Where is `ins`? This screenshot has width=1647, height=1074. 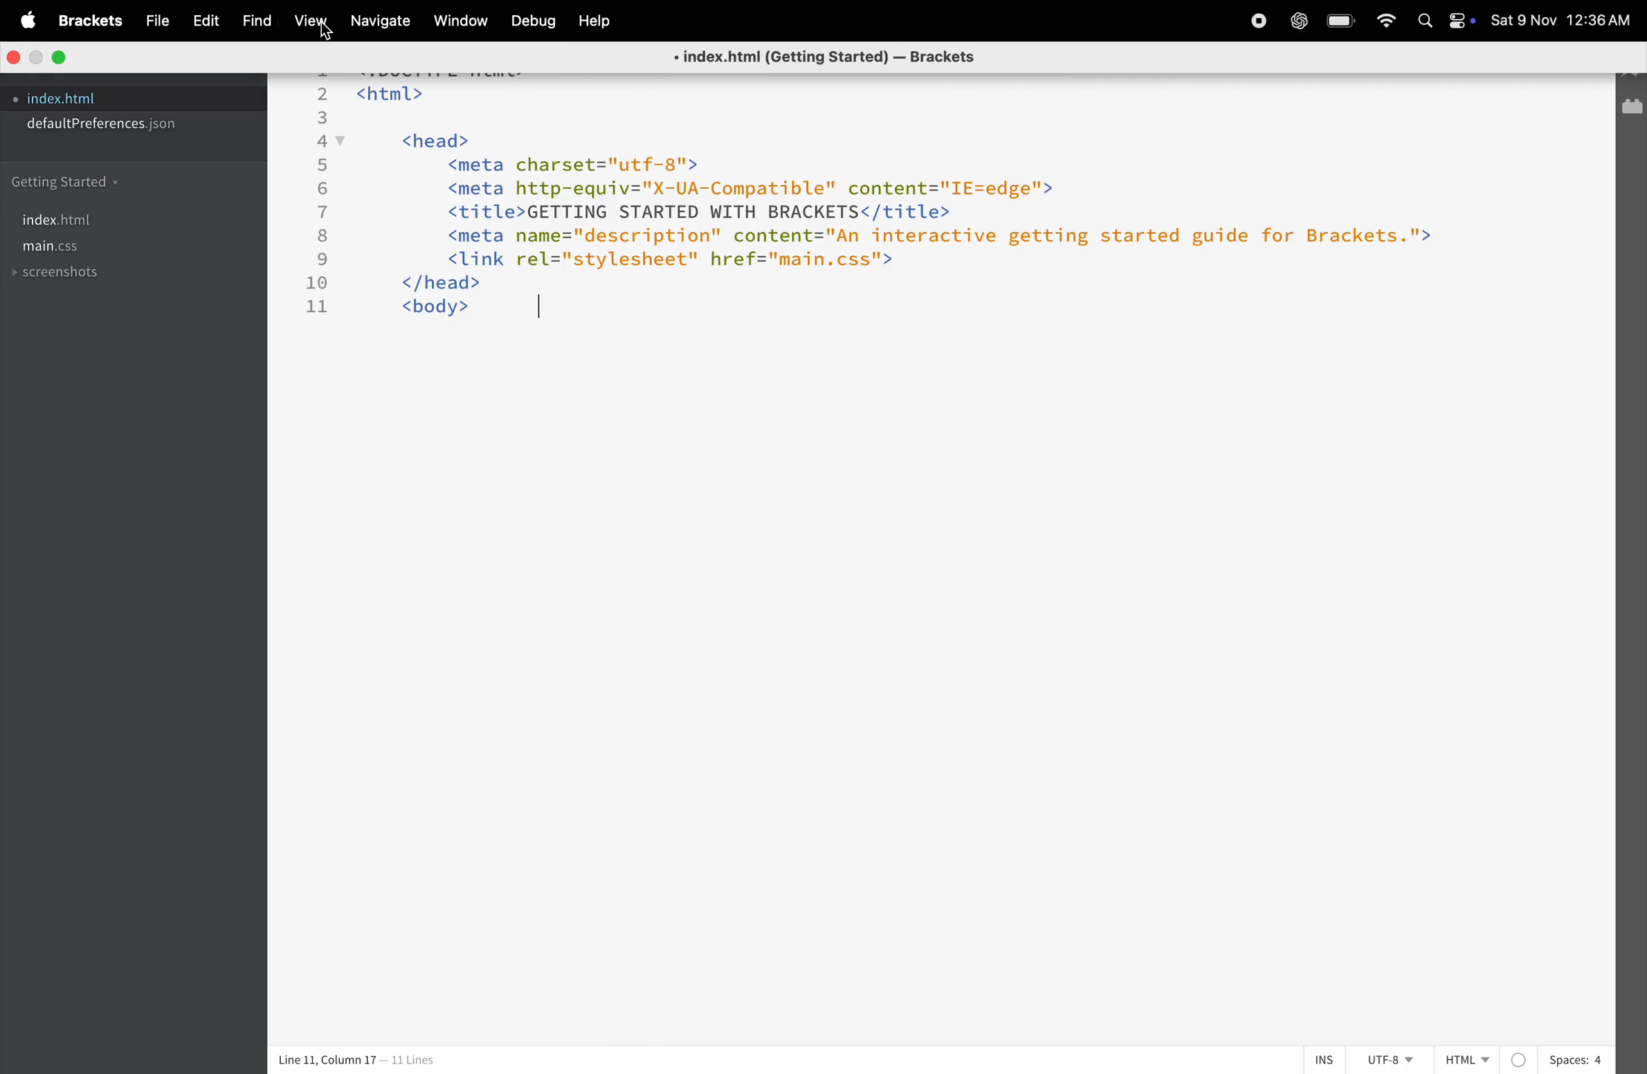
ins is located at coordinates (1326, 1059).